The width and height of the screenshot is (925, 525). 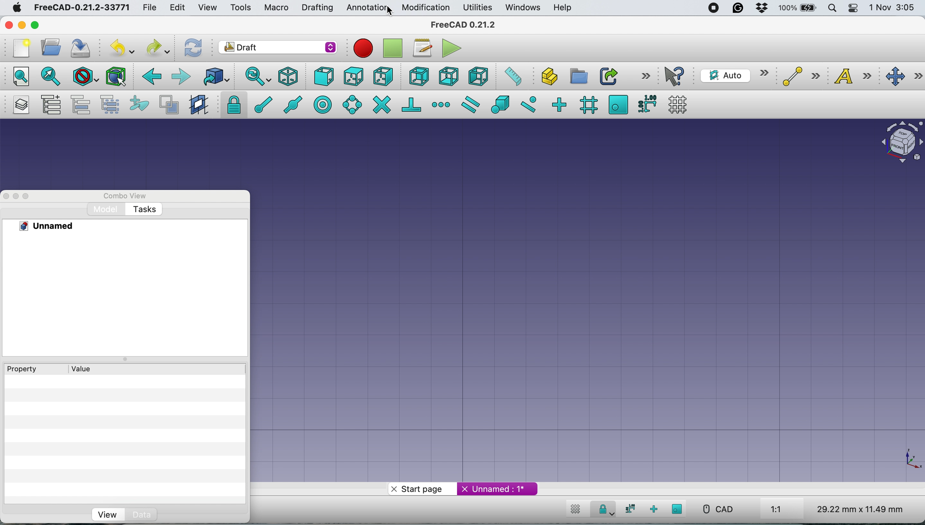 What do you see at coordinates (469, 103) in the screenshot?
I see `snap parallel` at bounding box center [469, 103].